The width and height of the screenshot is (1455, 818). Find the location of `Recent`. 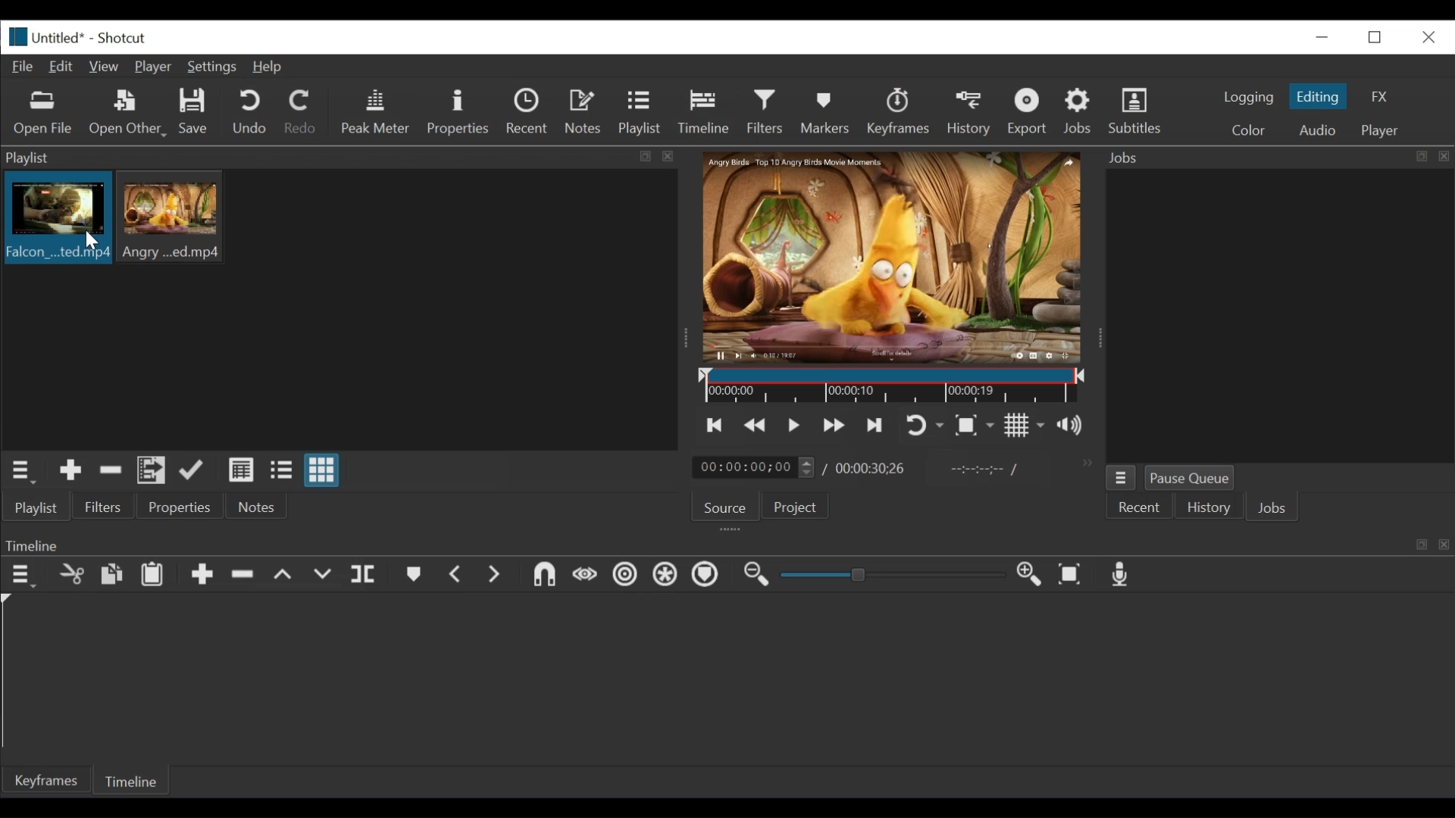

Recent is located at coordinates (1141, 508).